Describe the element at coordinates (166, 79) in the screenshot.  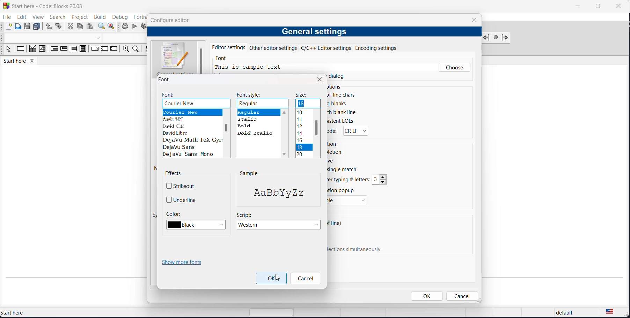
I see `font dialog box` at that location.